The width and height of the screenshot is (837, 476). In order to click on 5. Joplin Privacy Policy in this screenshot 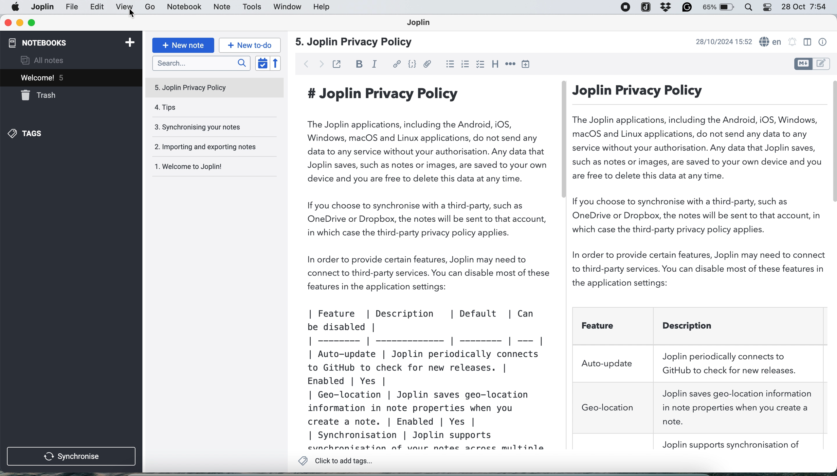, I will do `click(355, 43)`.